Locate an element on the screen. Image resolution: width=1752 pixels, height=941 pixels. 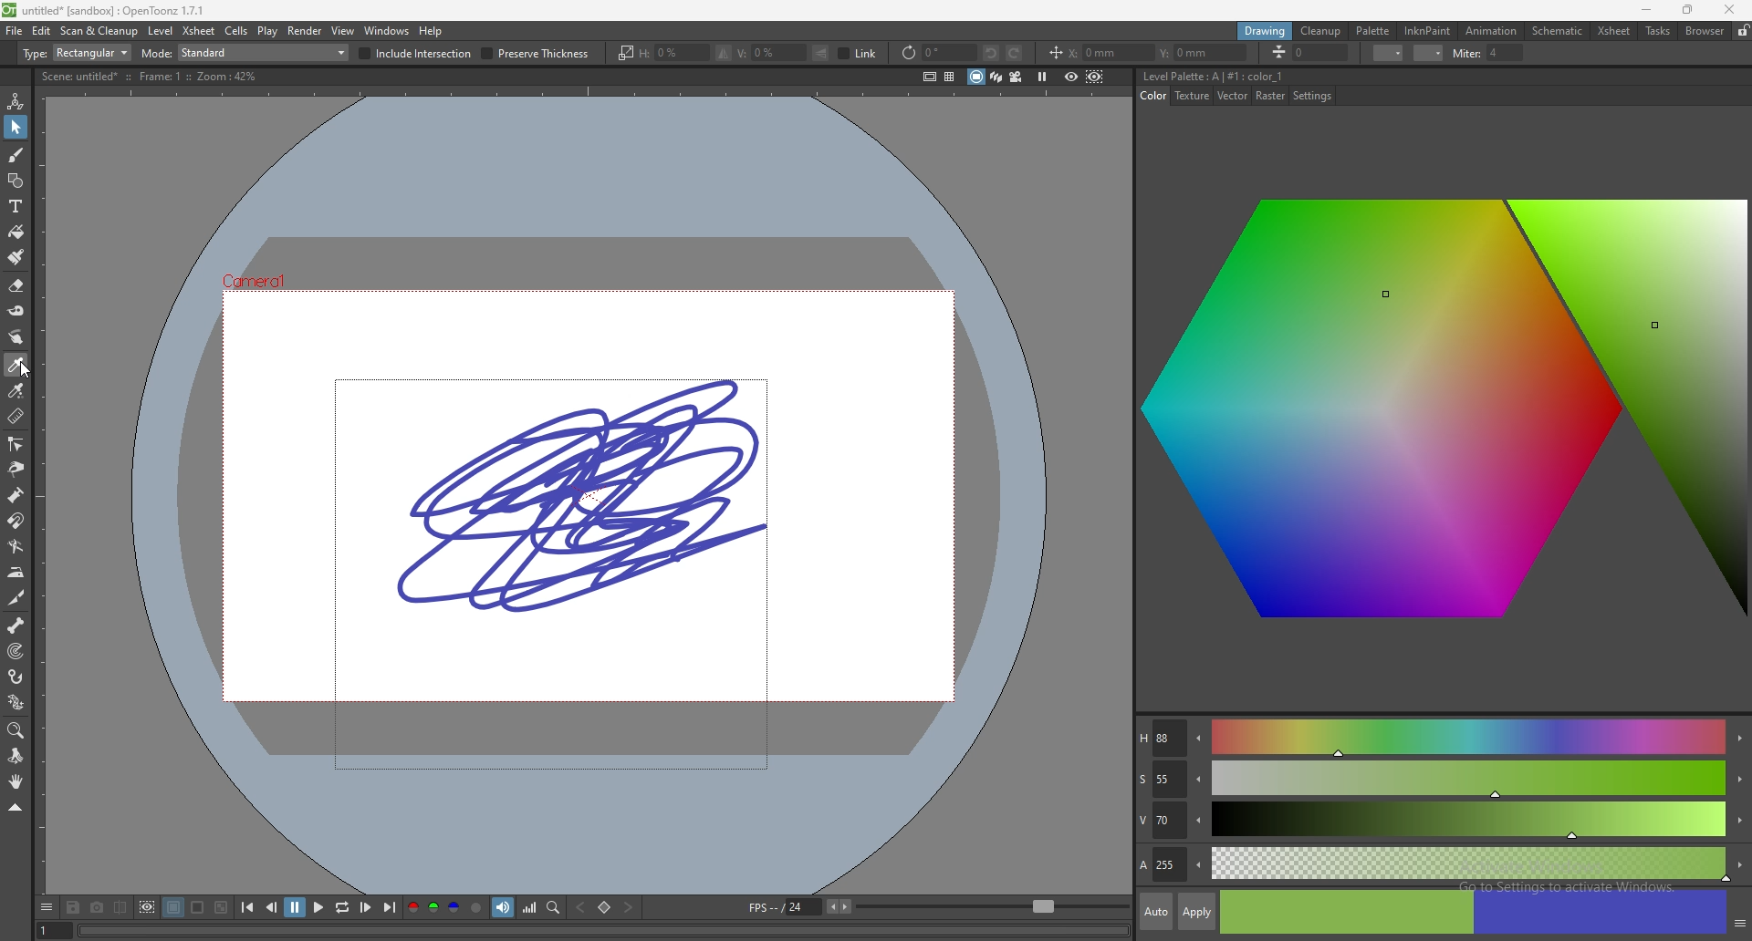
vector is located at coordinates (1235, 97).